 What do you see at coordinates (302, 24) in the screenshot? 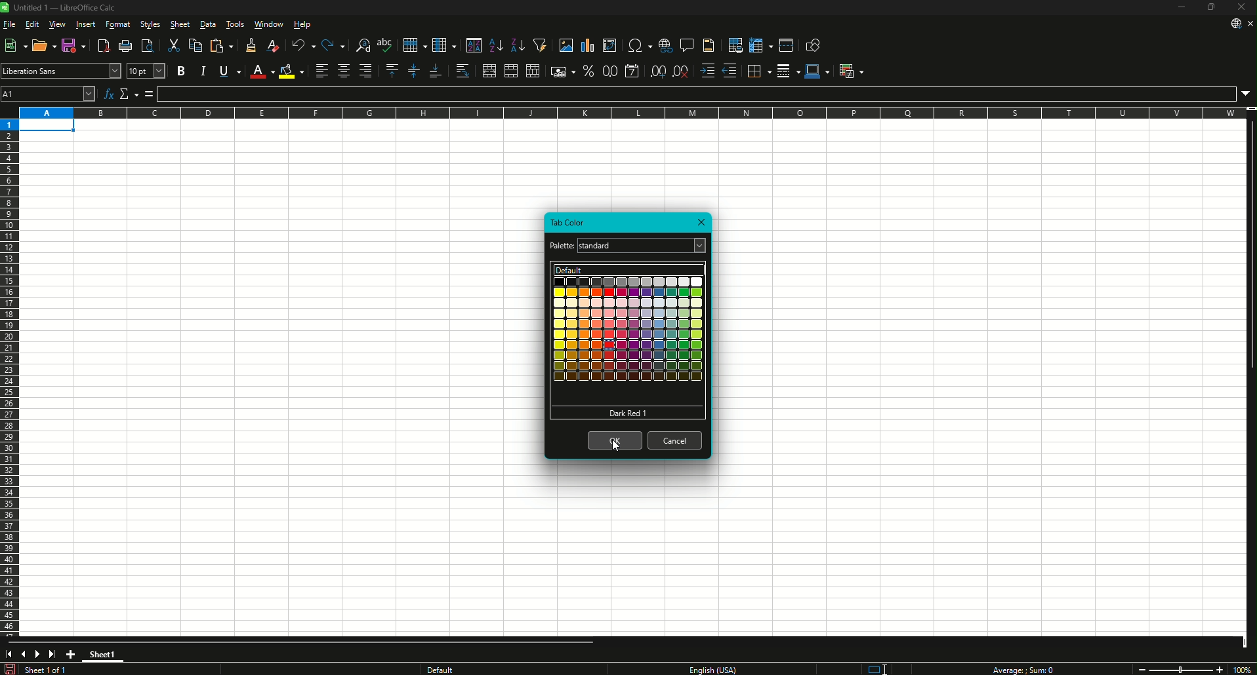
I see `Help` at bounding box center [302, 24].